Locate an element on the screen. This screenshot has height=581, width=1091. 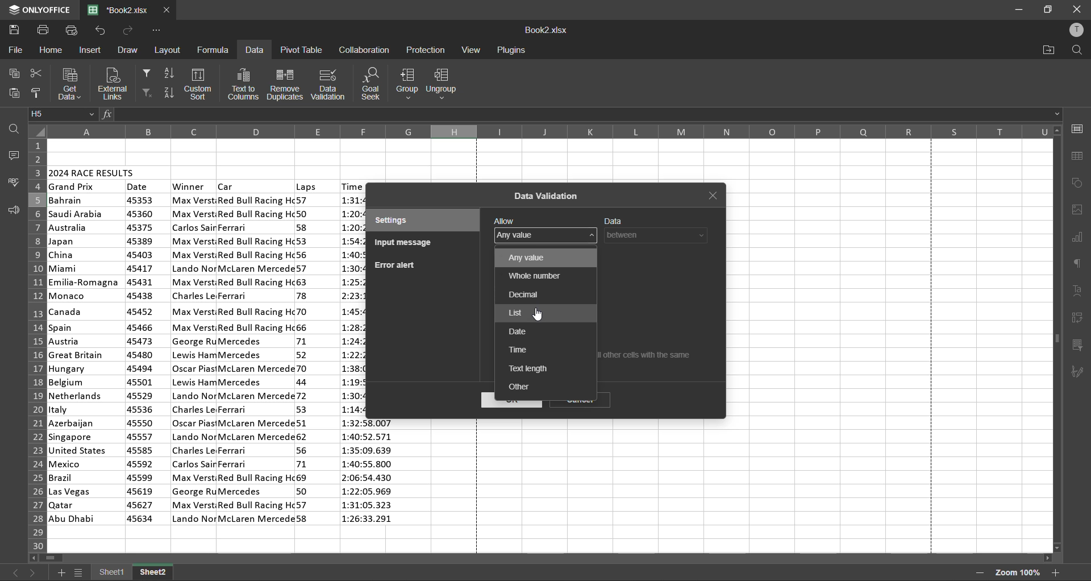
get data is located at coordinates (69, 84).